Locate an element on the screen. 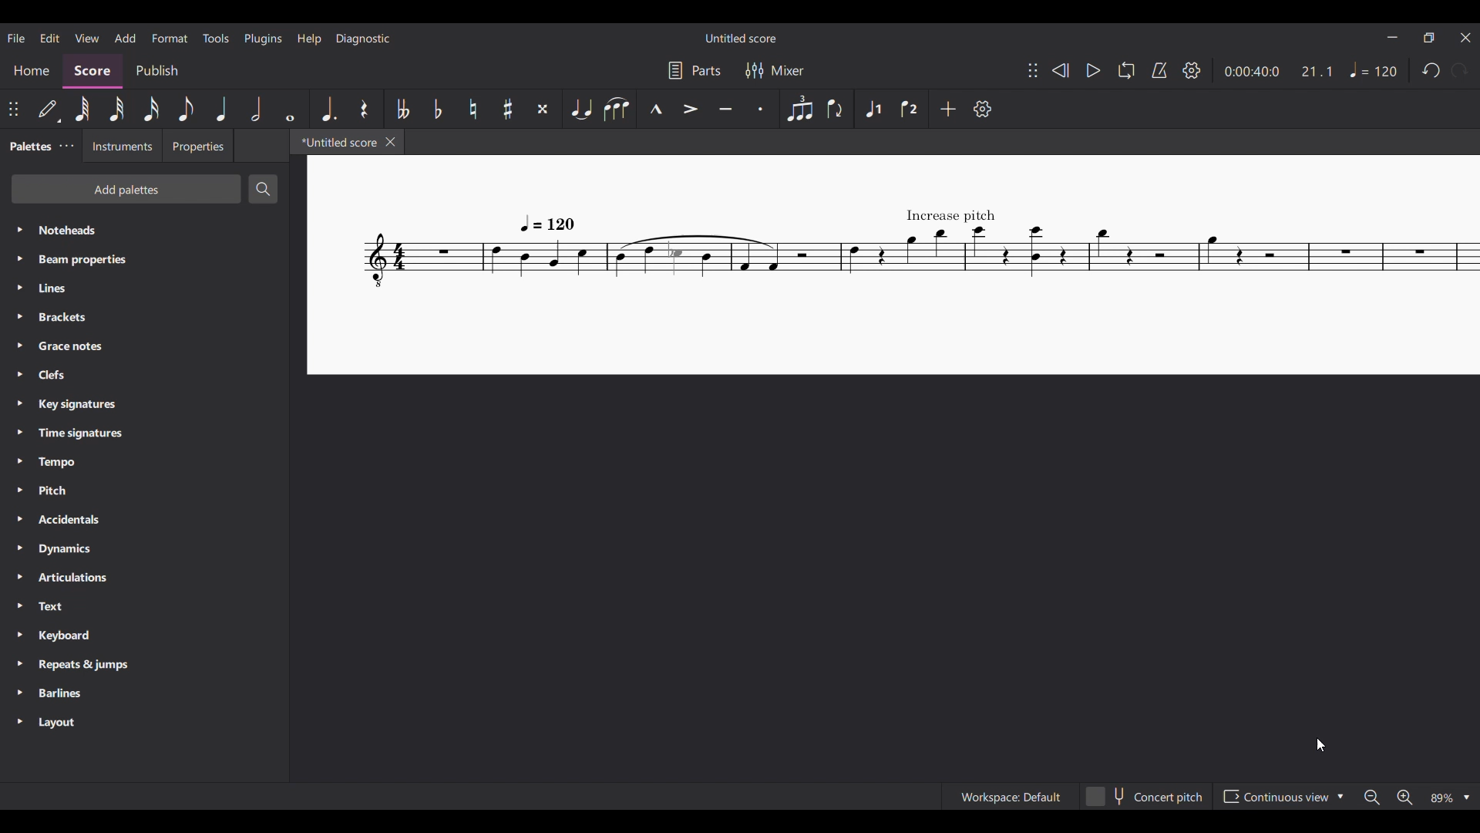 The width and height of the screenshot is (1480, 833). Pitch is located at coordinates (144, 491).